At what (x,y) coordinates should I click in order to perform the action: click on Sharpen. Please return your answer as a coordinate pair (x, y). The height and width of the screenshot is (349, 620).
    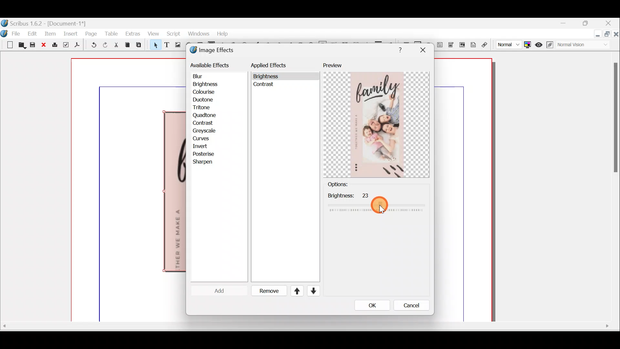
    Looking at the image, I should click on (206, 162).